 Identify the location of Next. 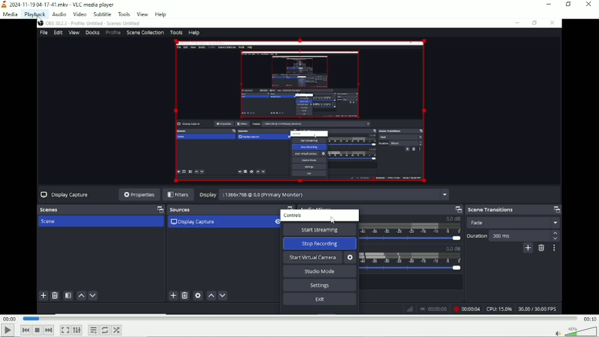
(49, 330).